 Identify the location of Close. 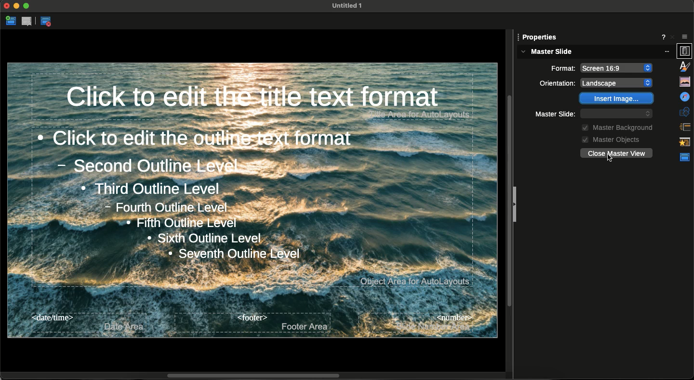
(7, 7).